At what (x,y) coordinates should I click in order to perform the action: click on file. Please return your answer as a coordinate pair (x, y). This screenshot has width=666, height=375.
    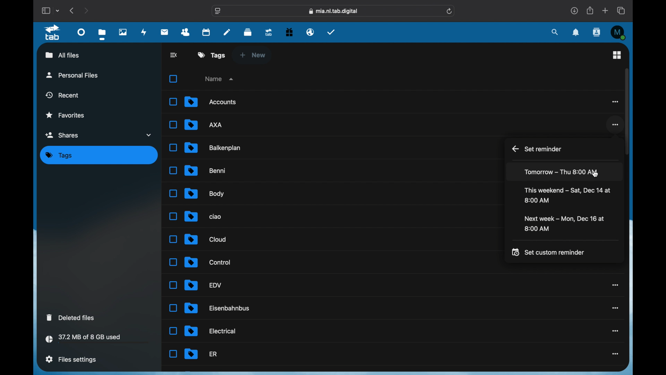
    Looking at the image, I should click on (206, 171).